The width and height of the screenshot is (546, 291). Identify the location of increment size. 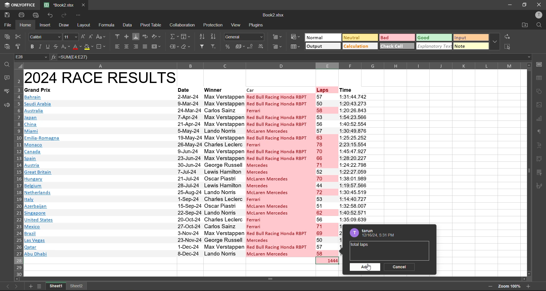
(83, 37).